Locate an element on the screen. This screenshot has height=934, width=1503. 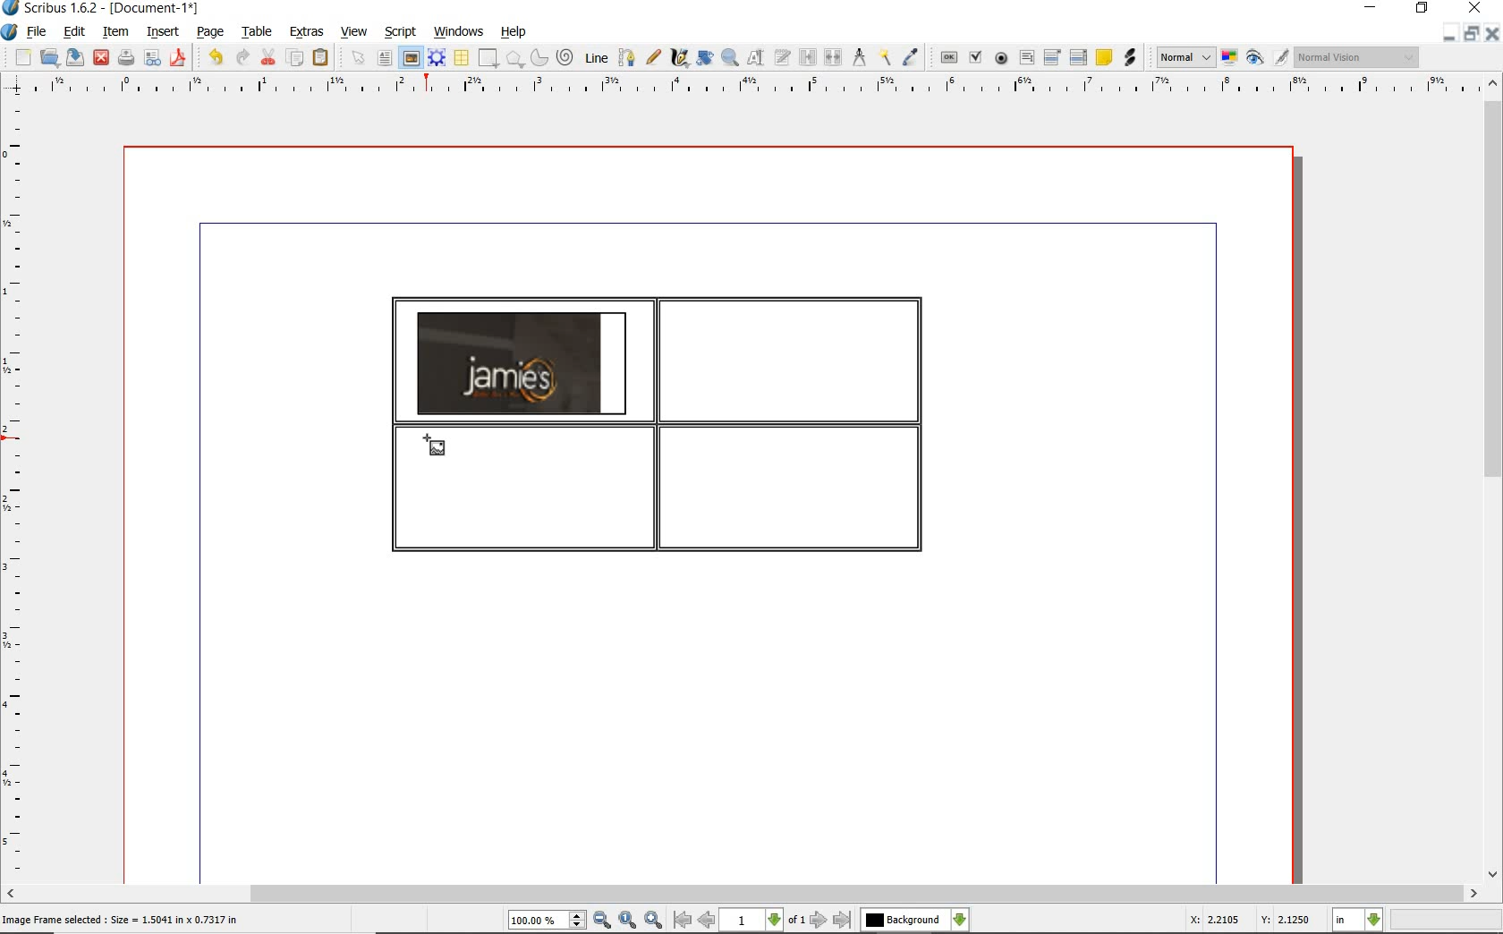
print is located at coordinates (124, 57).